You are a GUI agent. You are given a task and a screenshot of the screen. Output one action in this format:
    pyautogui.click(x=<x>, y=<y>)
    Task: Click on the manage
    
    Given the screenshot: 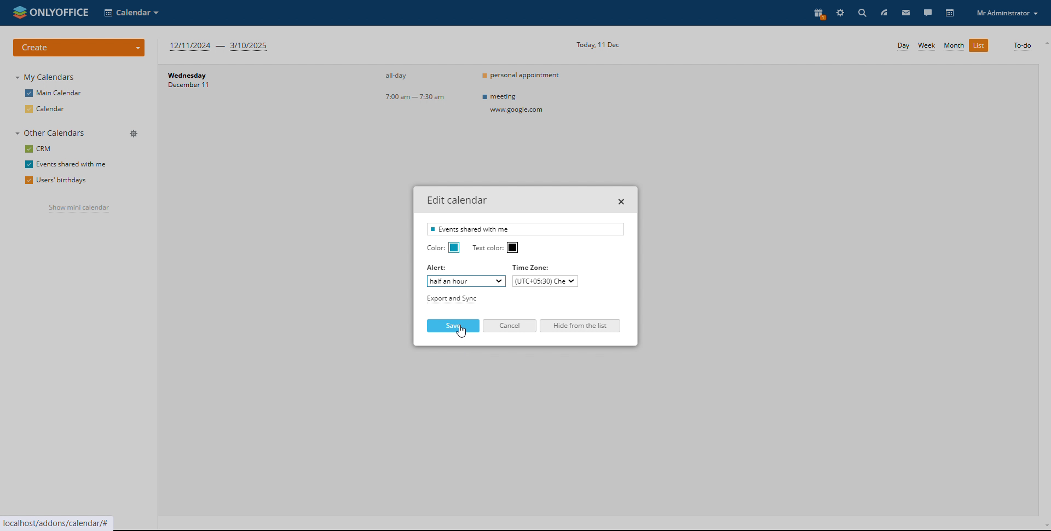 What is the action you would take?
    pyautogui.click(x=135, y=134)
    